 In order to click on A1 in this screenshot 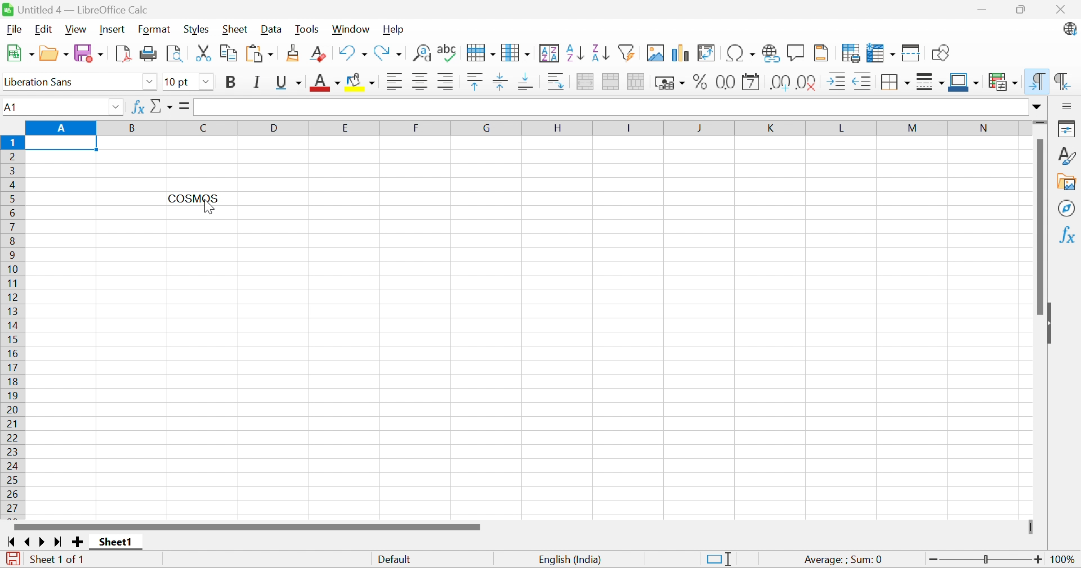, I will do `click(18, 107)`.